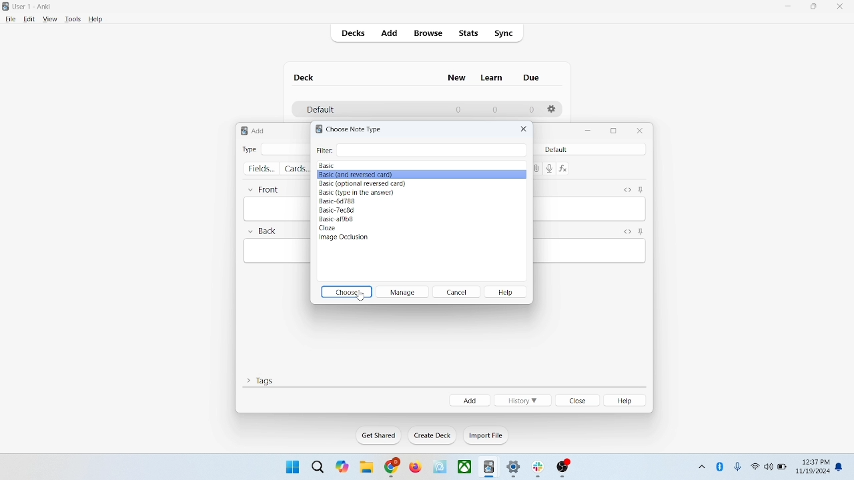 This screenshot has width=854, height=480. I want to click on browse, so click(427, 33).